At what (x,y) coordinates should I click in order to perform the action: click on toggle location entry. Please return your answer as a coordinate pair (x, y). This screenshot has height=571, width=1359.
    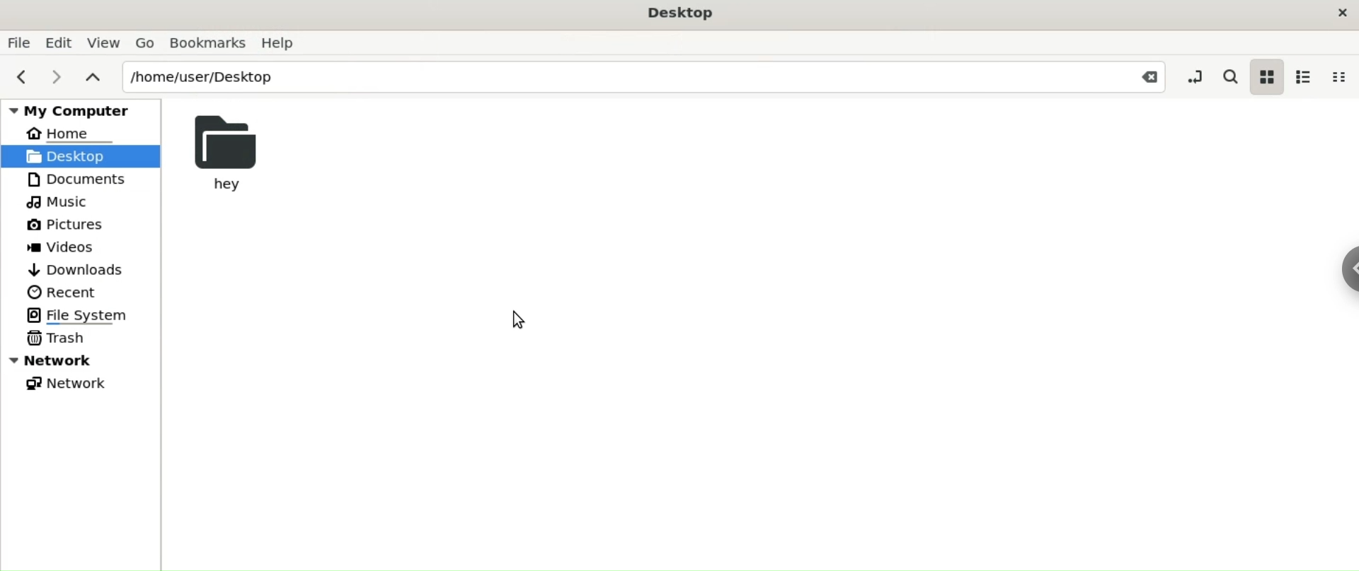
    Looking at the image, I should click on (1193, 76).